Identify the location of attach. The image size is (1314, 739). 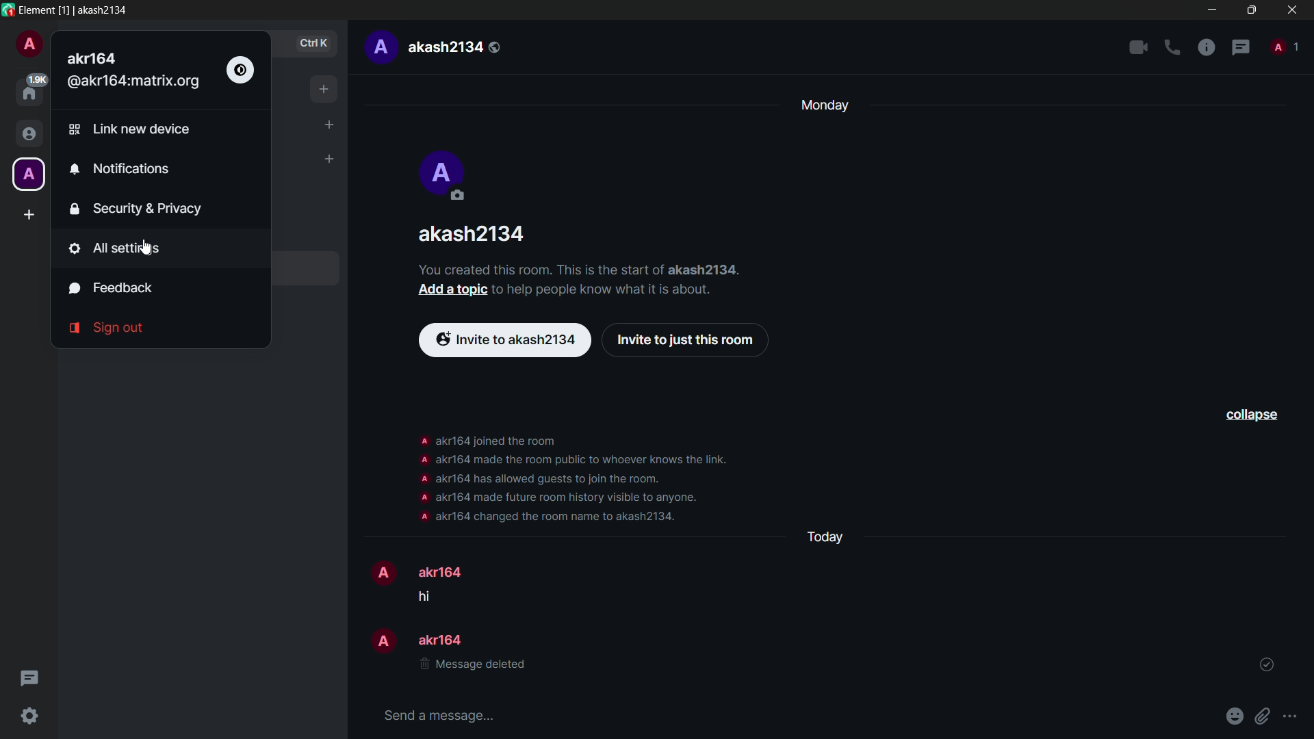
(1265, 716).